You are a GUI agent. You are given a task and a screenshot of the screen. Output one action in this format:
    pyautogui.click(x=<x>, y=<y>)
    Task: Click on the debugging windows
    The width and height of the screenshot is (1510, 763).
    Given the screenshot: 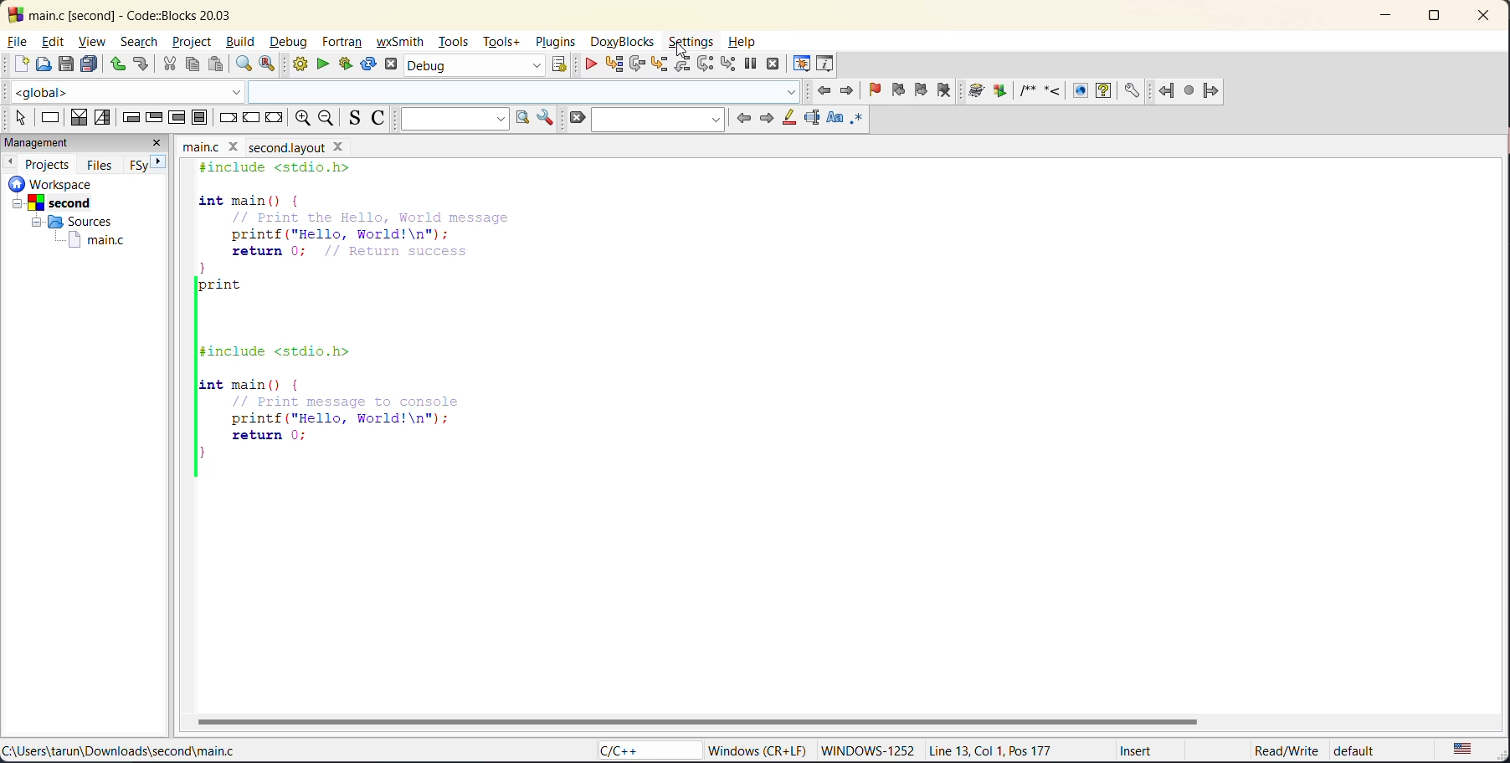 What is the action you would take?
    pyautogui.click(x=801, y=60)
    